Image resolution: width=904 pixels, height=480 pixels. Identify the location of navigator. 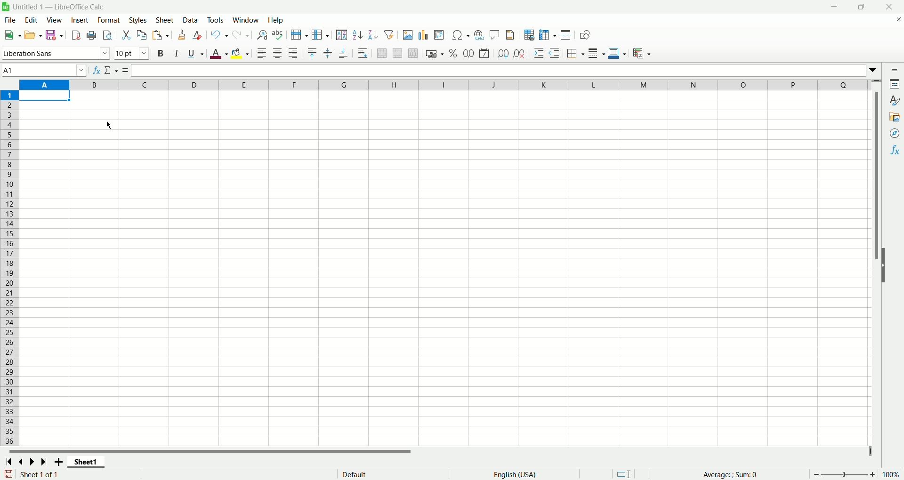
(895, 133).